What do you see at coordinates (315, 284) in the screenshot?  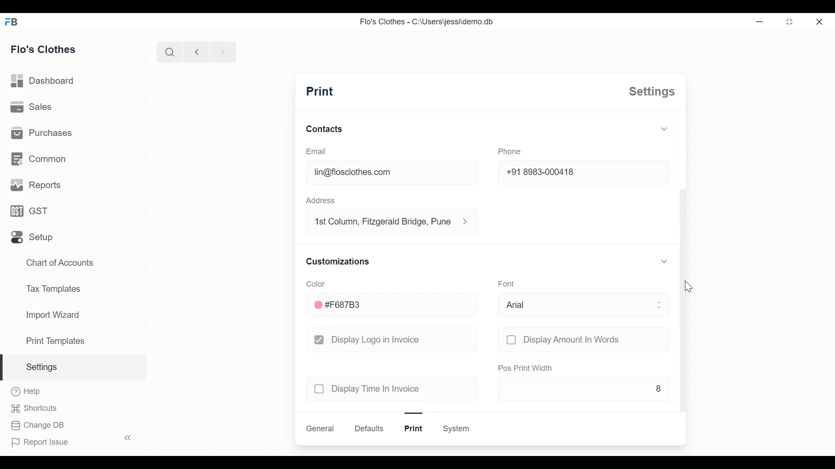 I see `color` at bounding box center [315, 284].